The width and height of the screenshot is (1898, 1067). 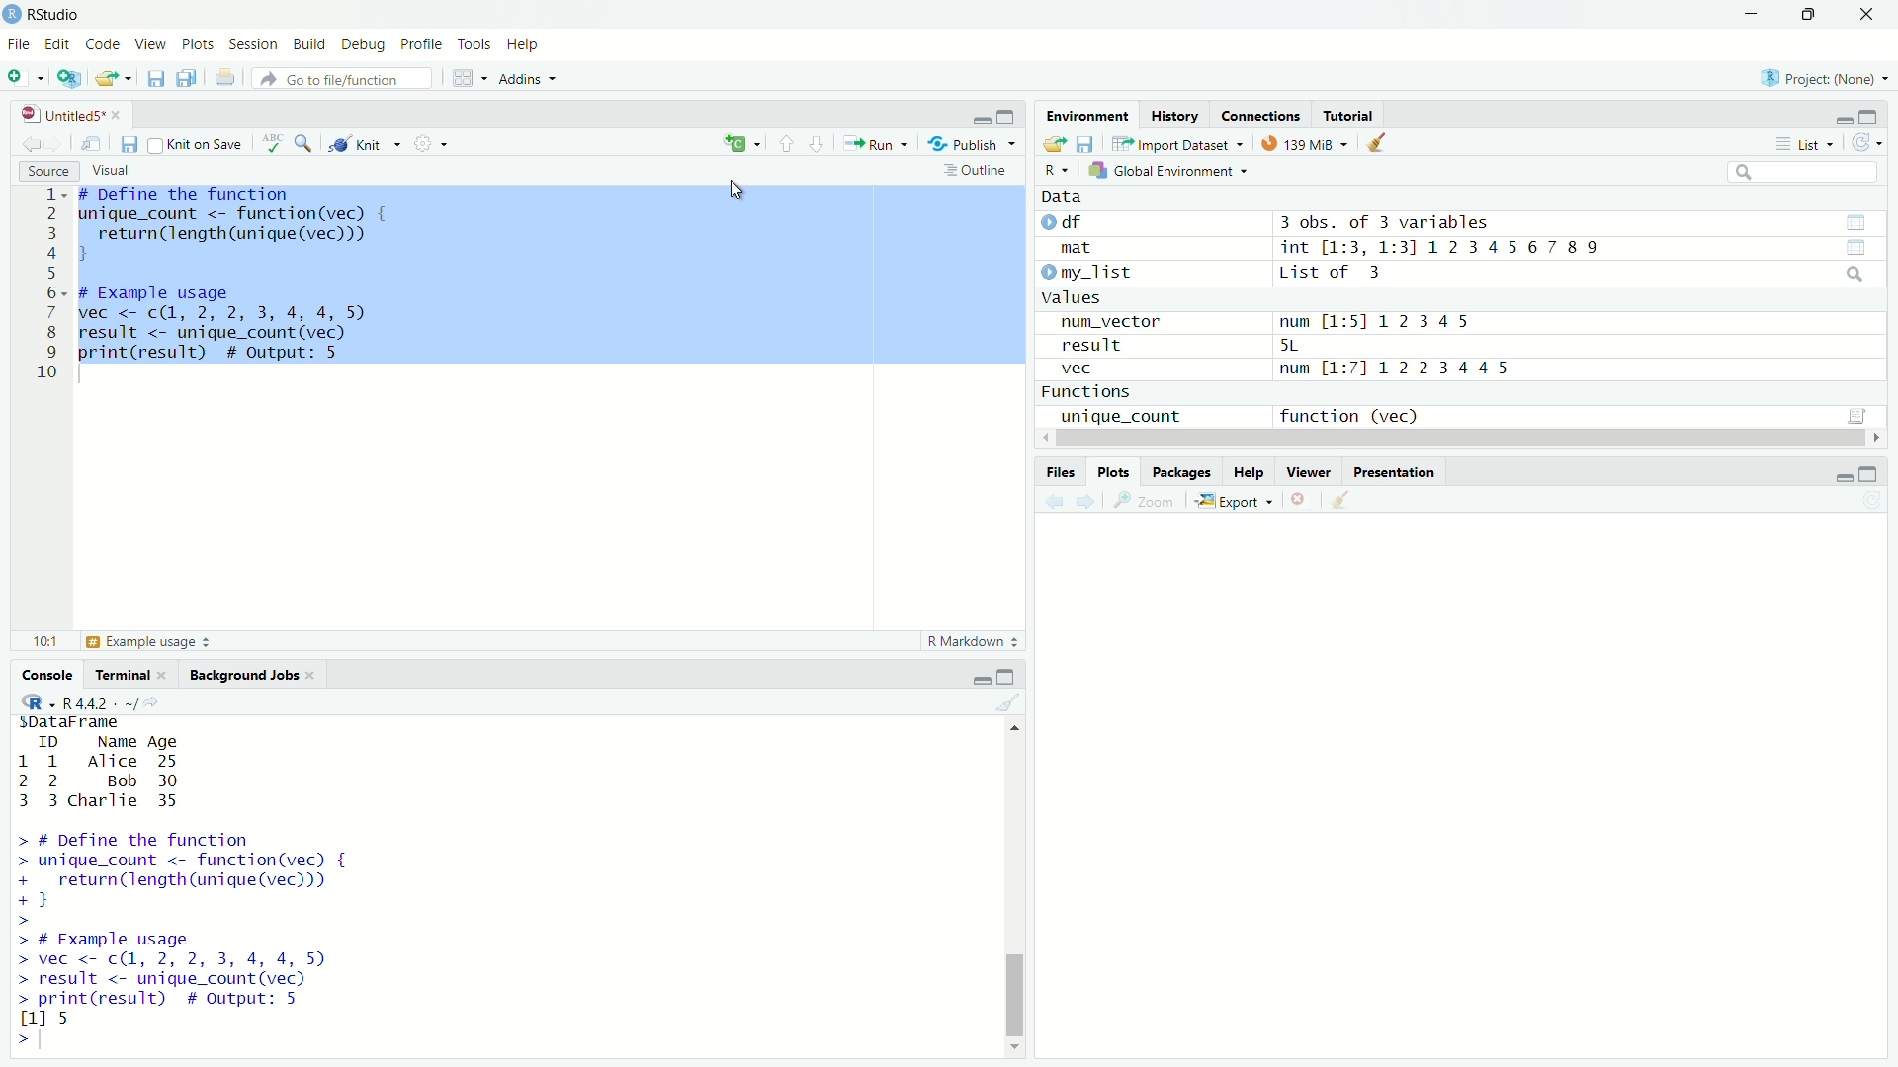 I want to click on R dropdown, so click(x=40, y=704).